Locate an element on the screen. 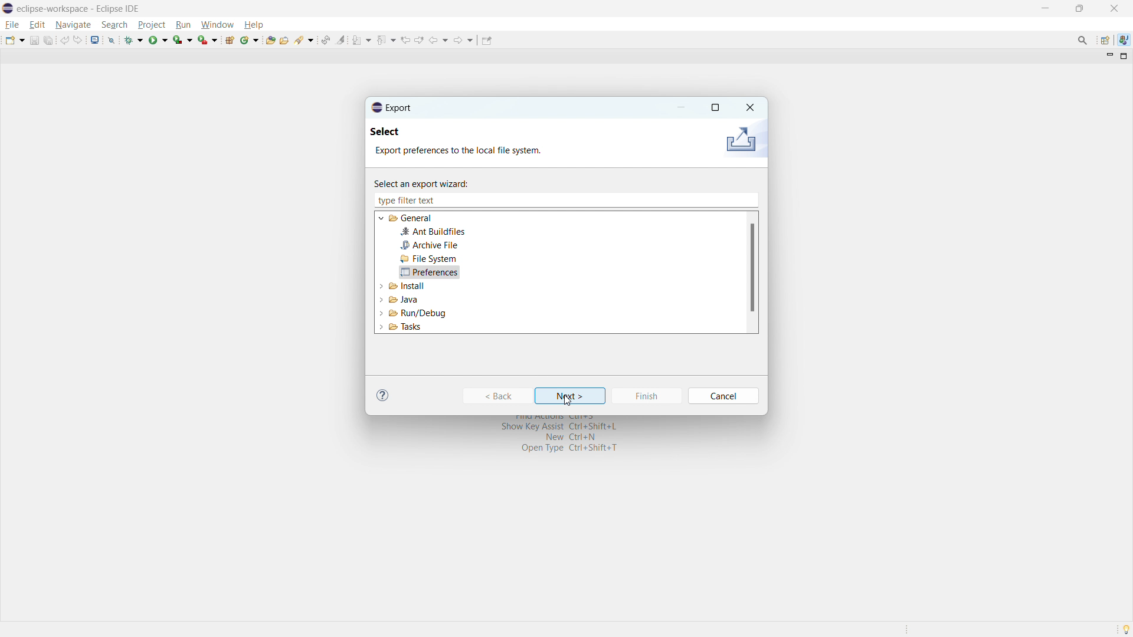 This screenshot has height=637, width=1133. logo is located at coordinates (8, 8).